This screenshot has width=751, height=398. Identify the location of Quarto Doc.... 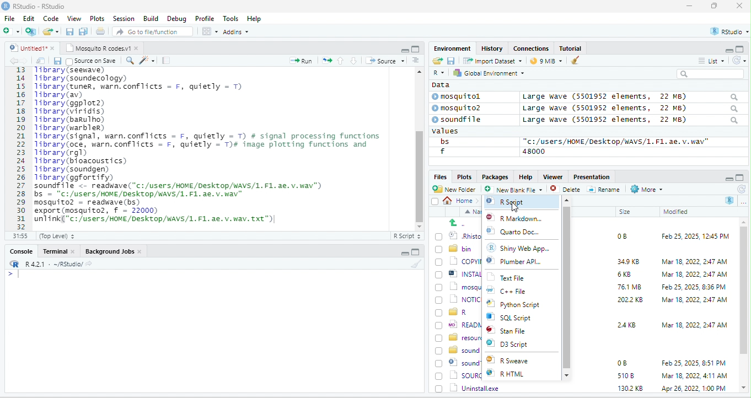
(523, 233).